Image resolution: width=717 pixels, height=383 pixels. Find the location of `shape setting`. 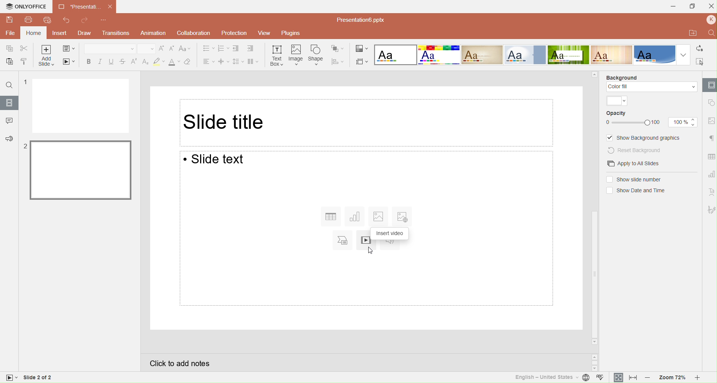

shape setting is located at coordinates (711, 101).